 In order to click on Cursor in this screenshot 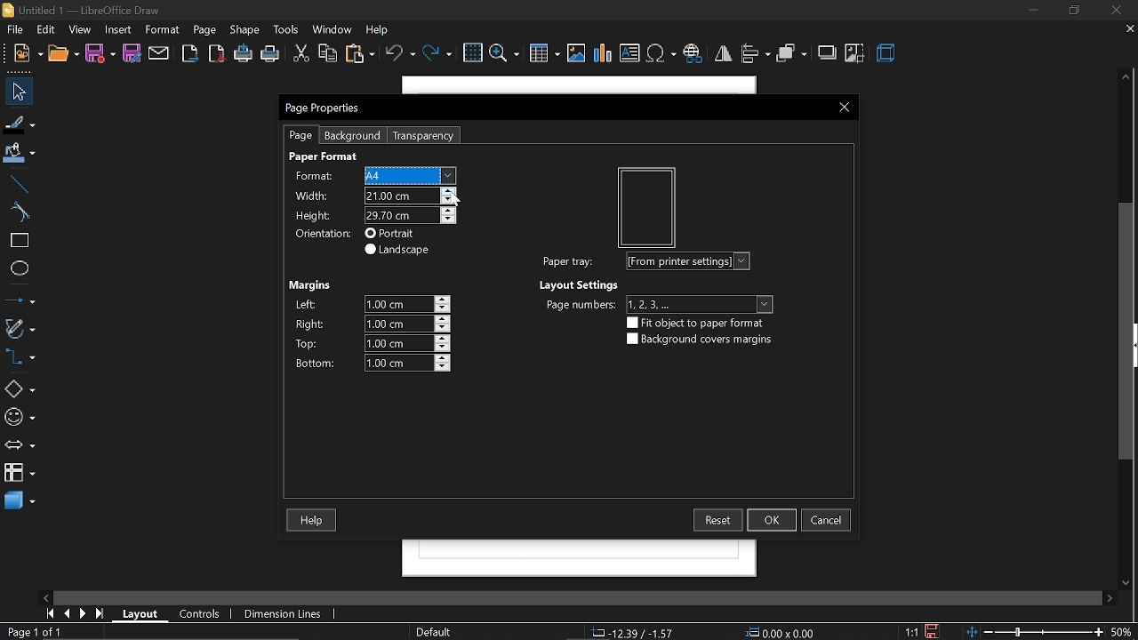, I will do `click(770, 524)`.